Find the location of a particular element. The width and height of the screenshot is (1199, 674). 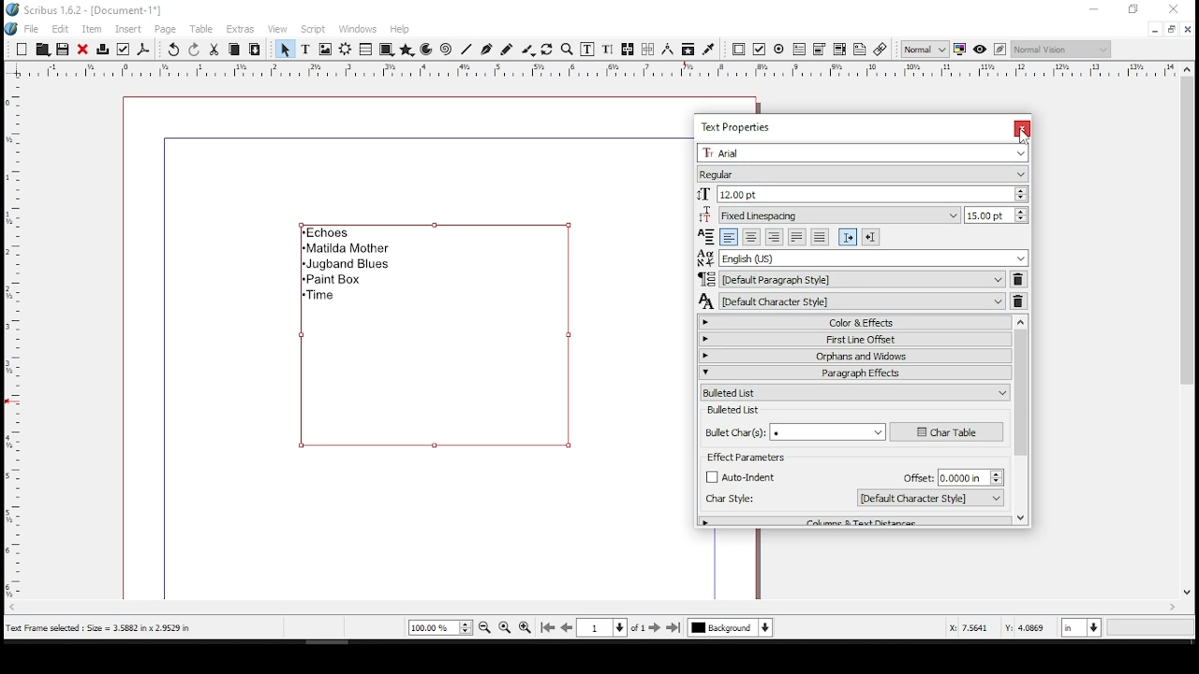

pdf list box is located at coordinates (839, 51).